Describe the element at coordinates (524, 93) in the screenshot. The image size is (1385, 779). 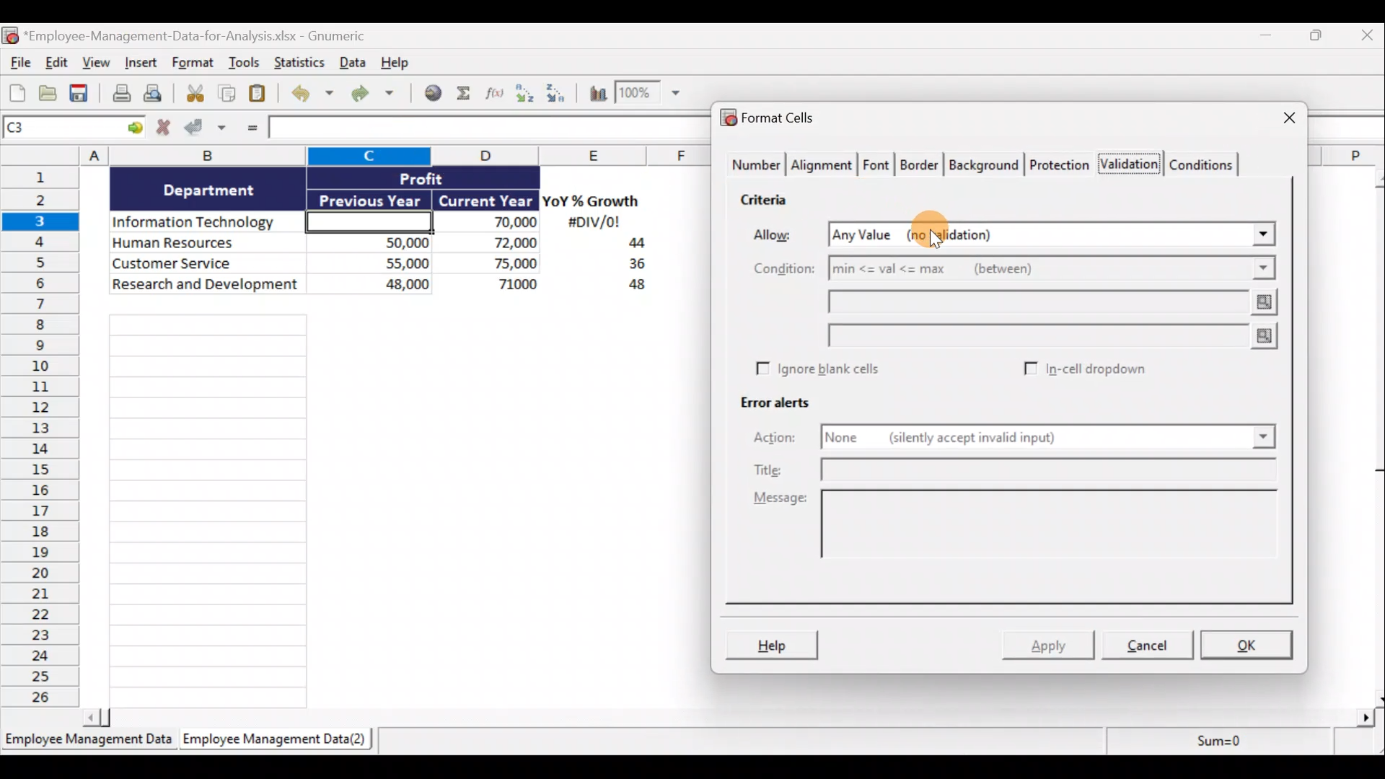
I see `Sort ascending` at that location.